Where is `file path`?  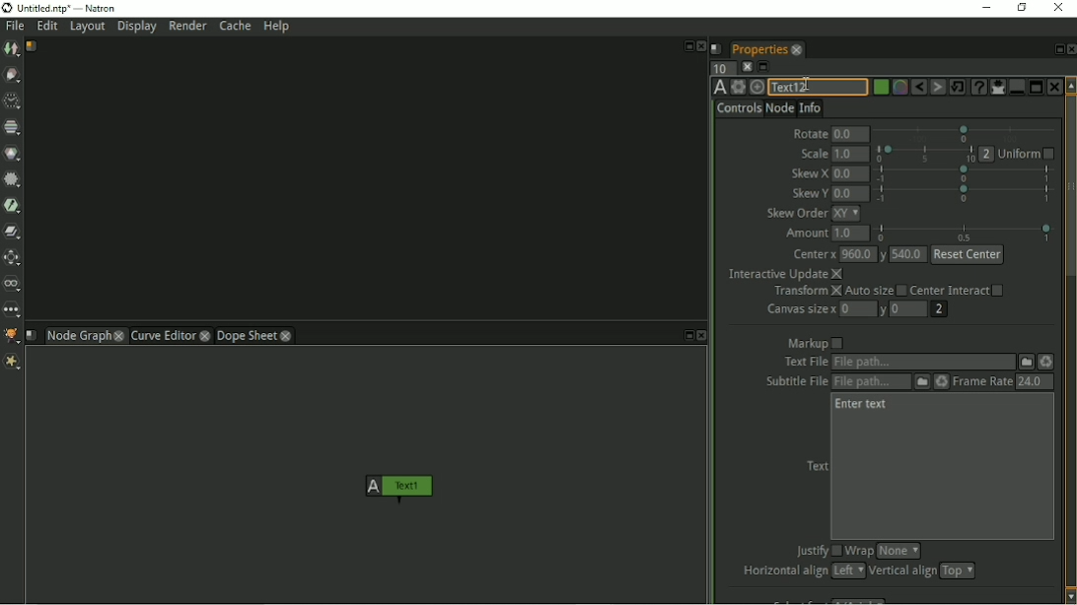
file path is located at coordinates (871, 382).